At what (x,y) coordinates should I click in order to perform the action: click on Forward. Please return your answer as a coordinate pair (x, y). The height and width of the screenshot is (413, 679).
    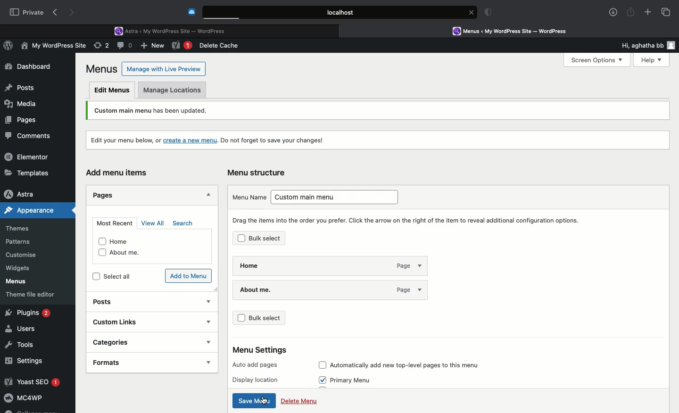
    Looking at the image, I should click on (73, 12).